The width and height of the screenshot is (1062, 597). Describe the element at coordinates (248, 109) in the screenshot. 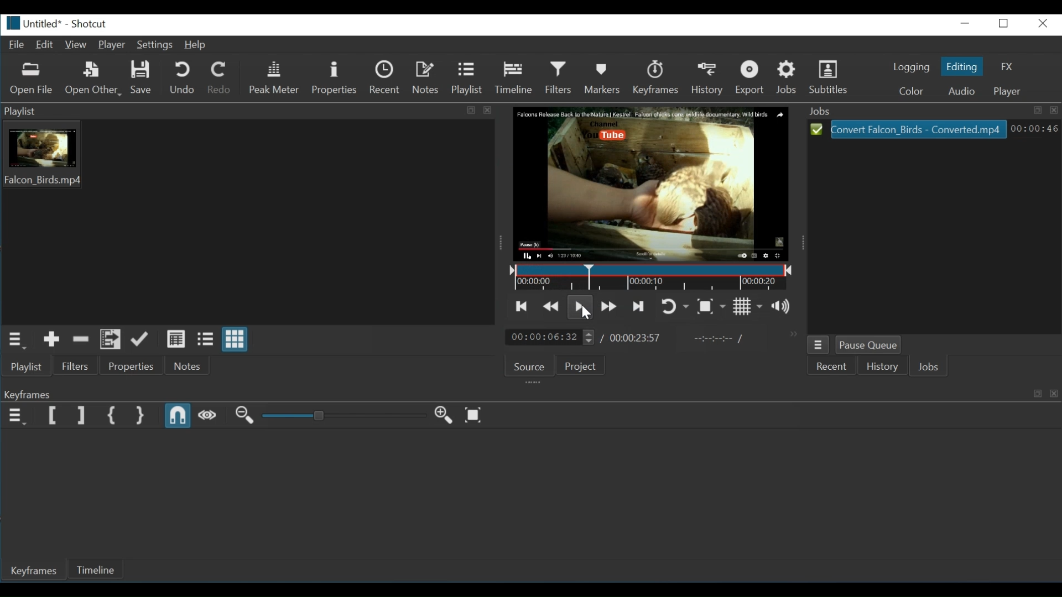

I see `Playlist tab` at that location.